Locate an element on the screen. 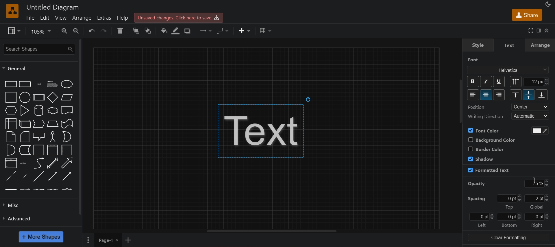  automatic is located at coordinates (531, 116).